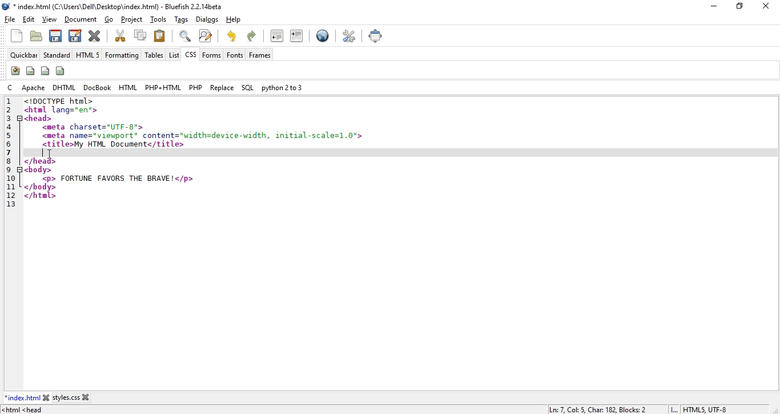  Describe the element at coordinates (81, 20) in the screenshot. I see `document` at that location.